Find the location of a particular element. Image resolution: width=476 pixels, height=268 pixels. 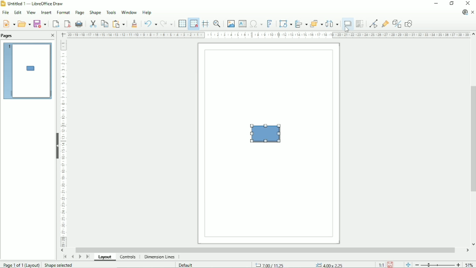

Insert is located at coordinates (46, 12).